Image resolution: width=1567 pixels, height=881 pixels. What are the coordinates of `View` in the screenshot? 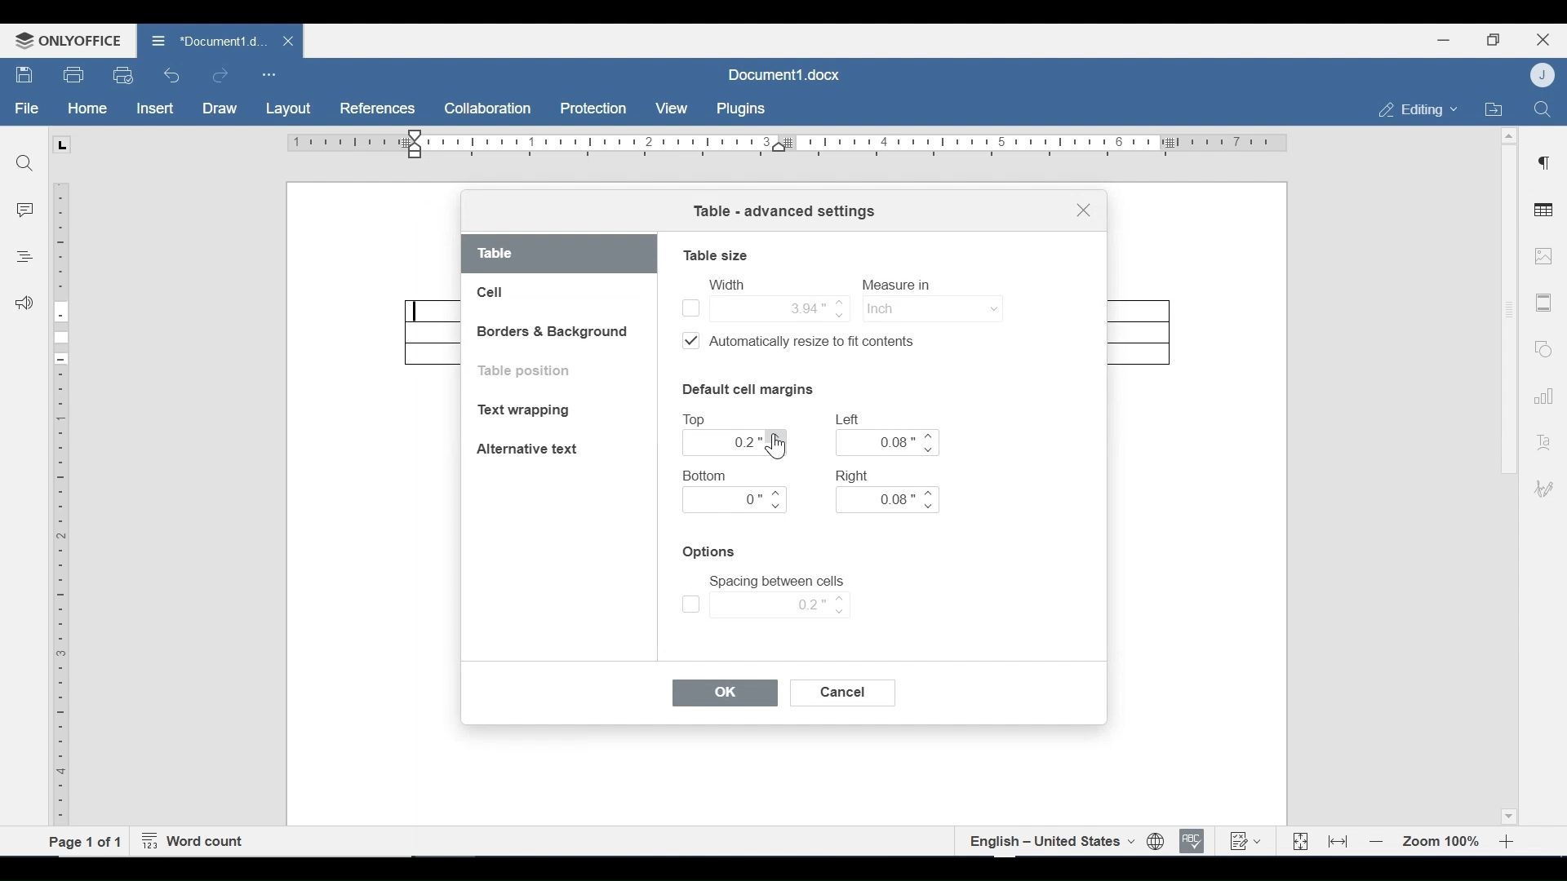 It's located at (673, 108).